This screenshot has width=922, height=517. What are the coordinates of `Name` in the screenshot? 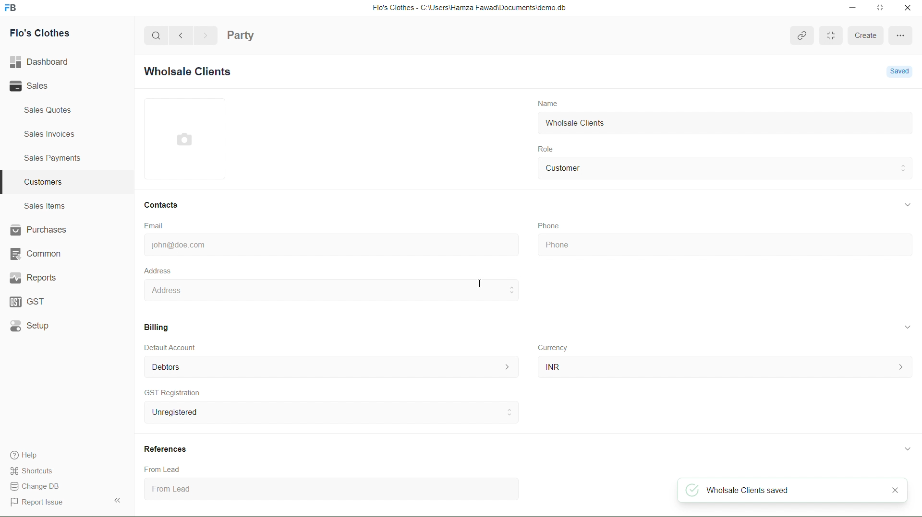 It's located at (549, 102).